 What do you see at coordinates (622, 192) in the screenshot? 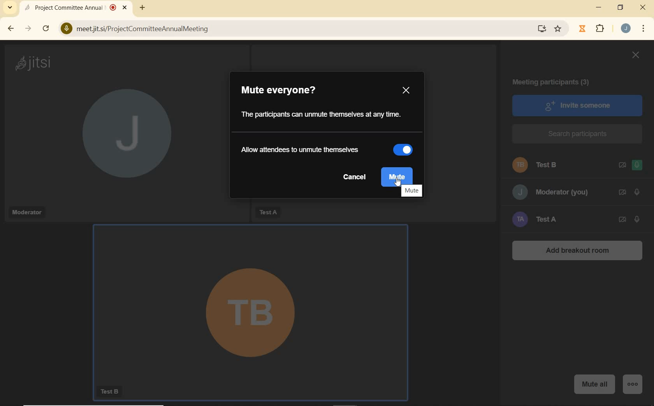
I see `CAMERA` at bounding box center [622, 192].